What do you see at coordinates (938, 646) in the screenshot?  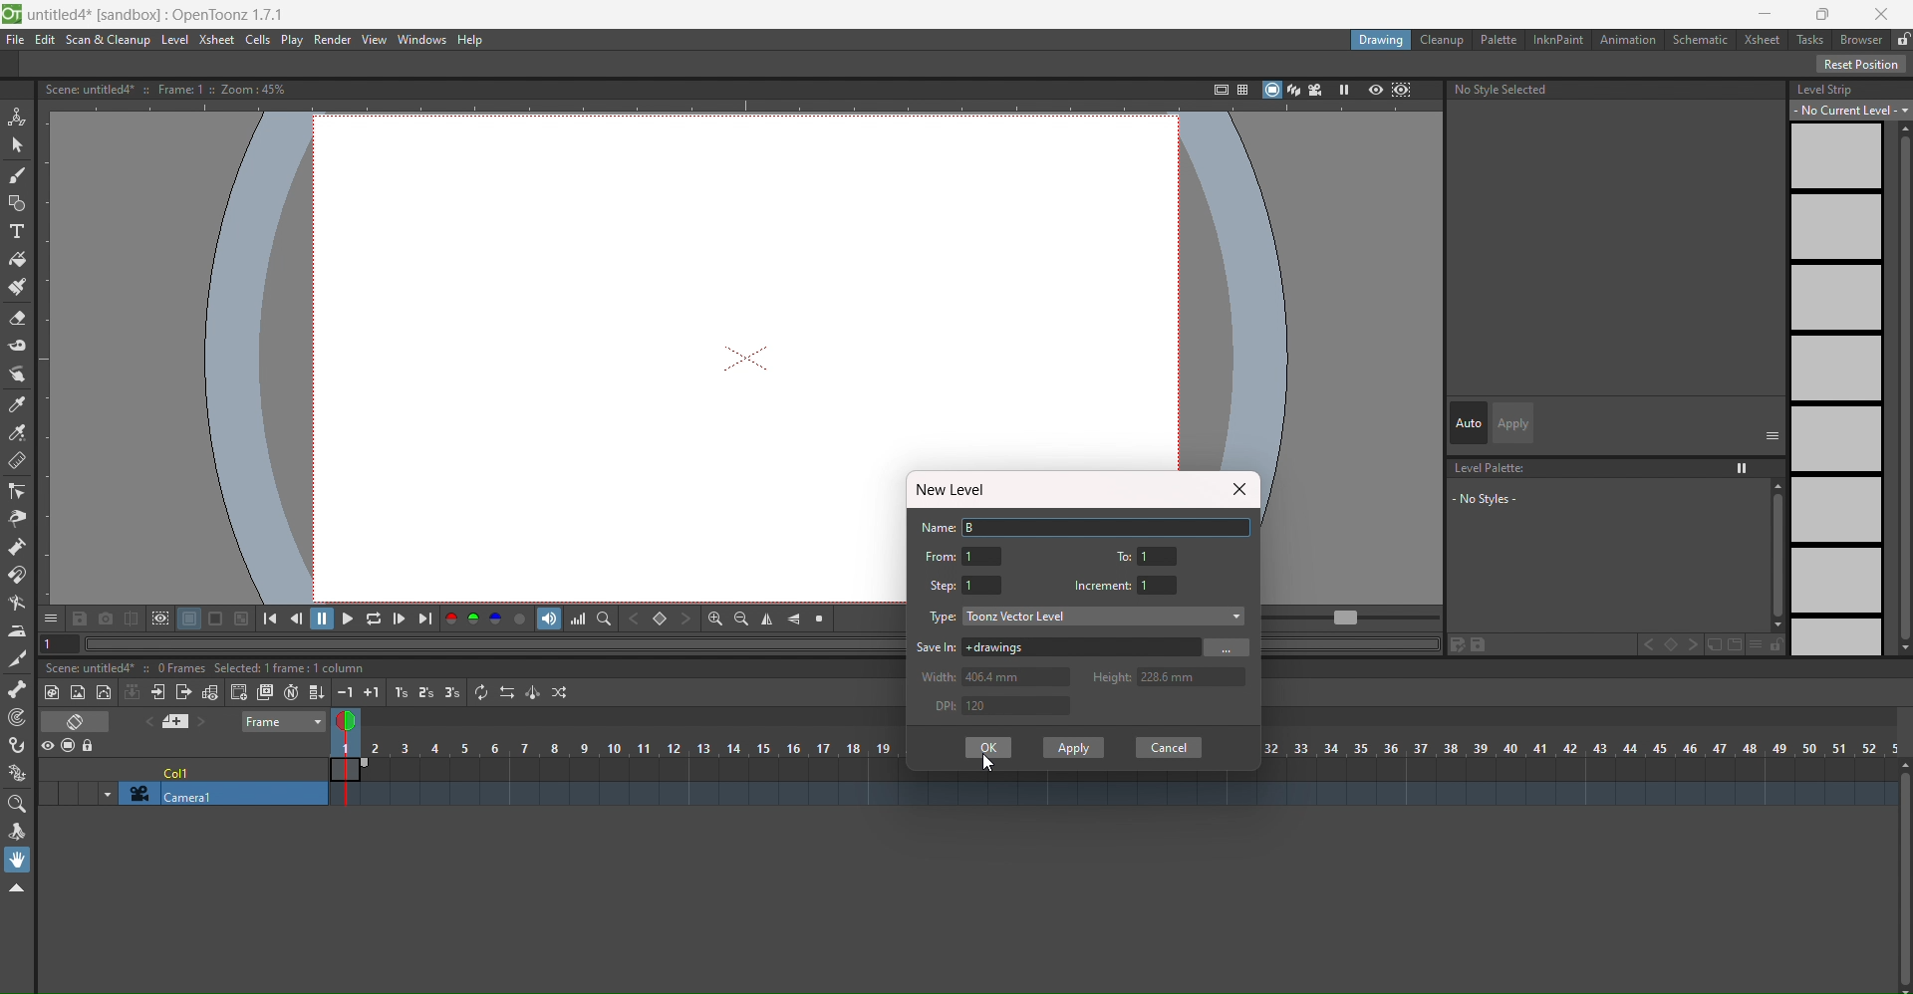 I see `save in` at bounding box center [938, 646].